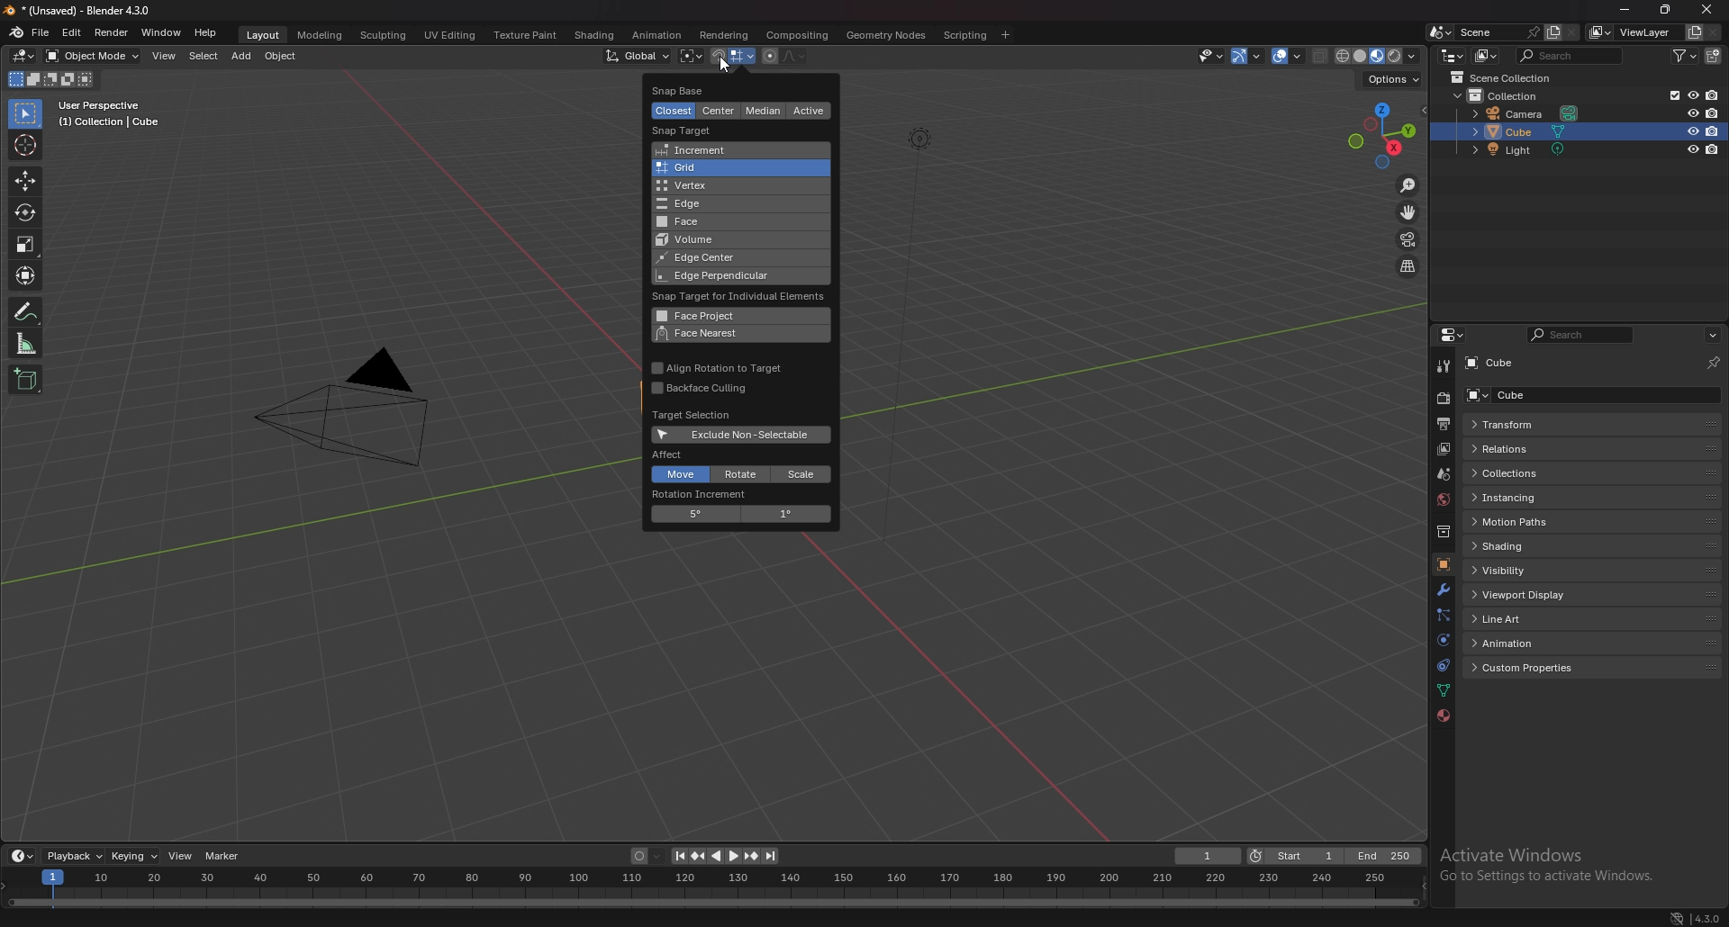  What do you see at coordinates (691, 56) in the screenshot?
I see `transform pivot point` at bounding box center [691, 56].